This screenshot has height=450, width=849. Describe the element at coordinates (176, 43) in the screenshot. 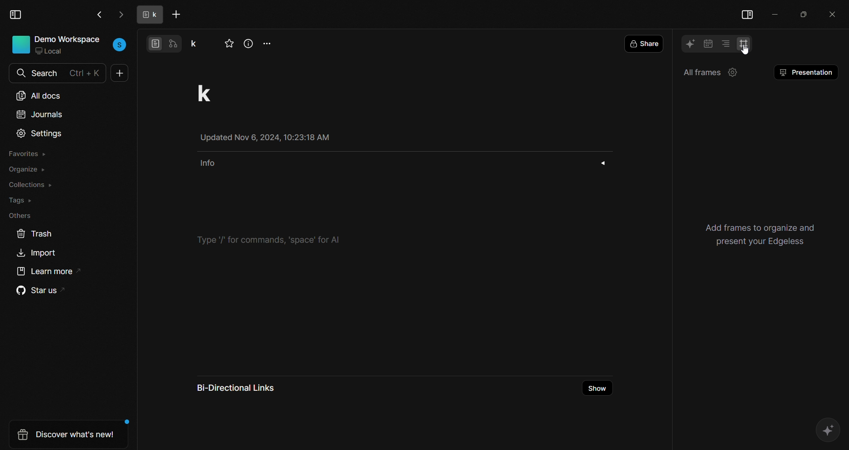

I see `edgeless` at that location.